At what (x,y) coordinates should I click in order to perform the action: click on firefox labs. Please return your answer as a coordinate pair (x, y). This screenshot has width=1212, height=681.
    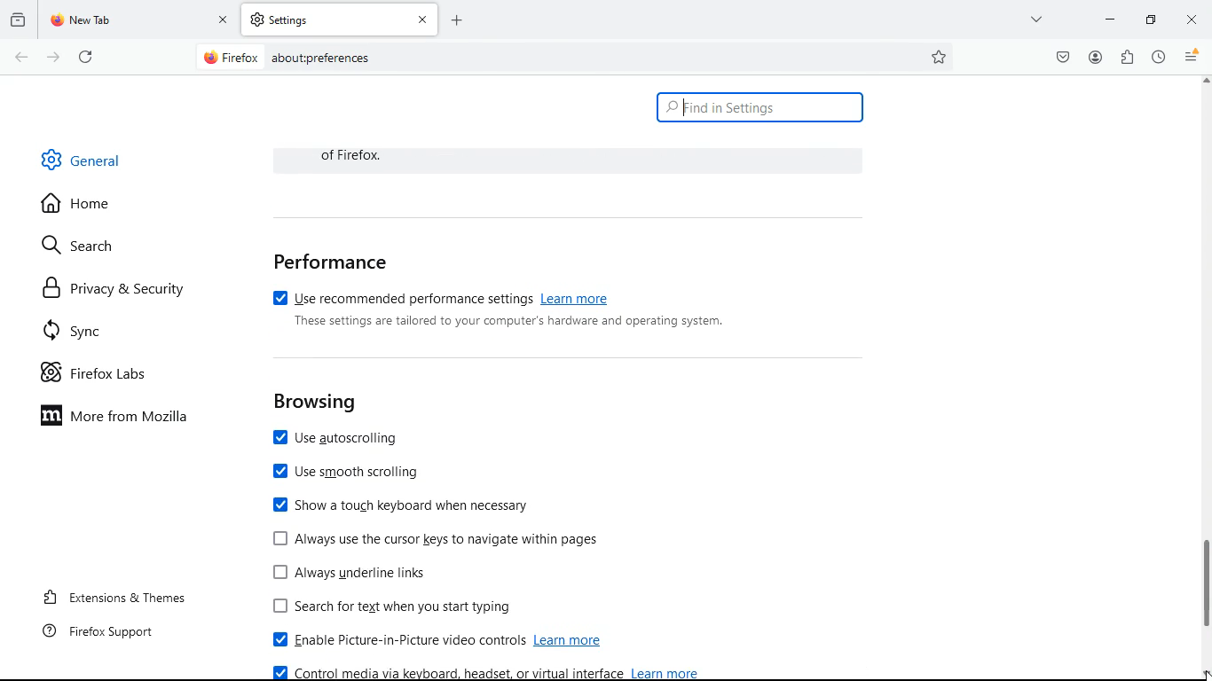
    Looking at the image, I should click on (101, 375).